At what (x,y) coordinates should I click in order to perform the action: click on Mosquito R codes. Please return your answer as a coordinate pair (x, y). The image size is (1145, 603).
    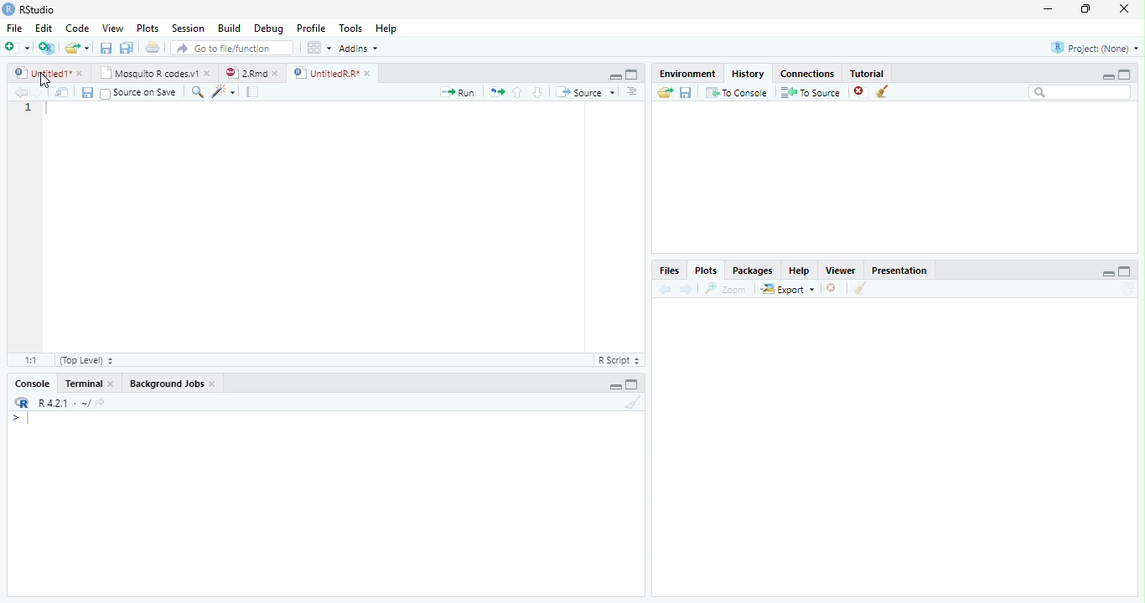
    Looking at the image, I should click on (154, 73).